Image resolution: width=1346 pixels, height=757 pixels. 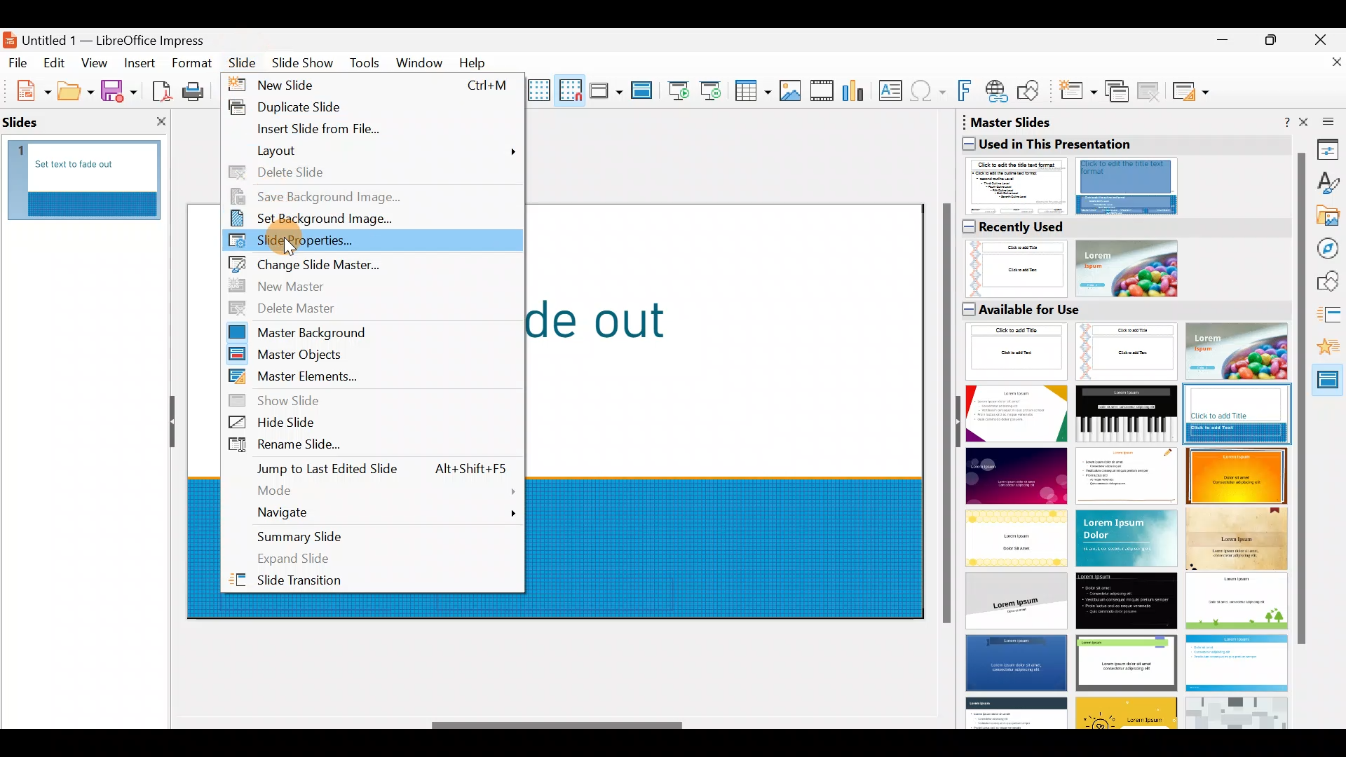 What do you see at coordinates (822, 93) in the screenshot?
I see `Insert audio or video` at bounding box center [822, 93].